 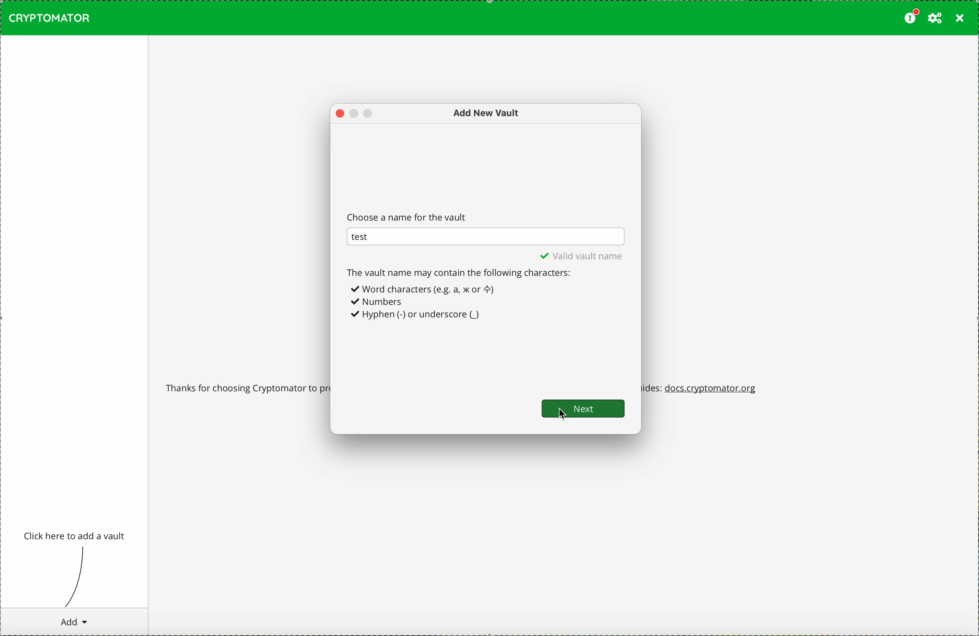 I want to click on add new vault window, so click(x=481, y=114).